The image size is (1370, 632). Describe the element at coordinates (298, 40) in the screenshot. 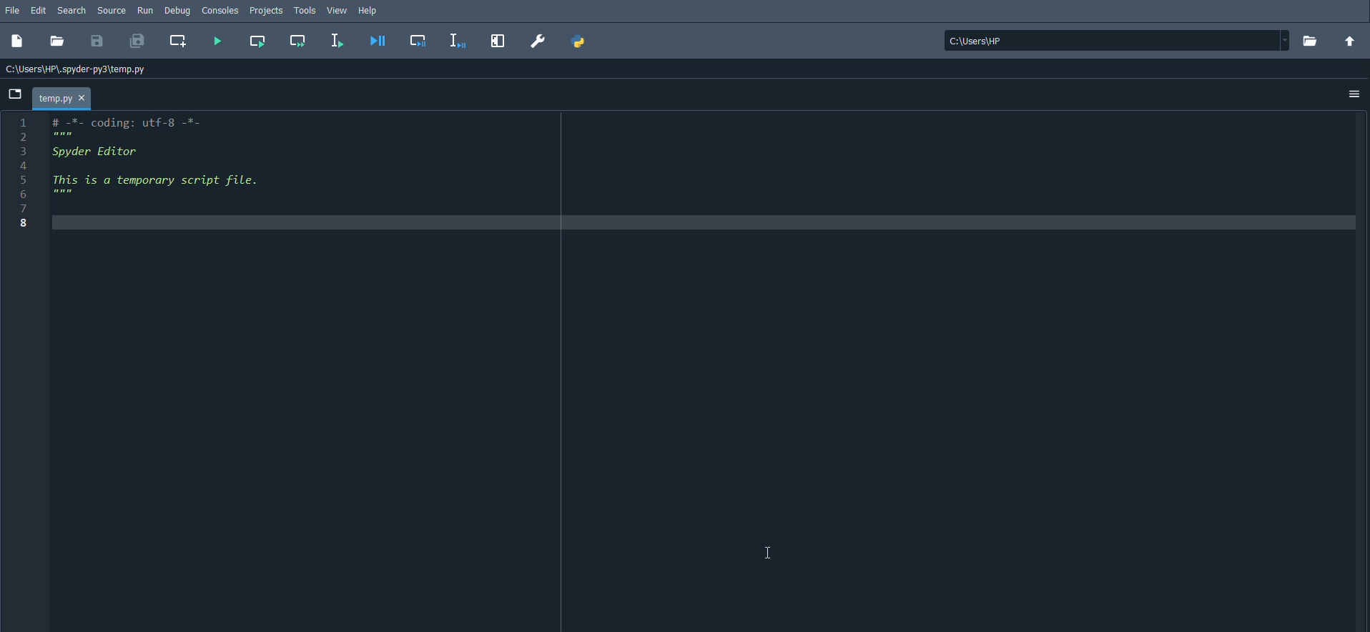

I see `Run current cell and go to the next one` at that location.